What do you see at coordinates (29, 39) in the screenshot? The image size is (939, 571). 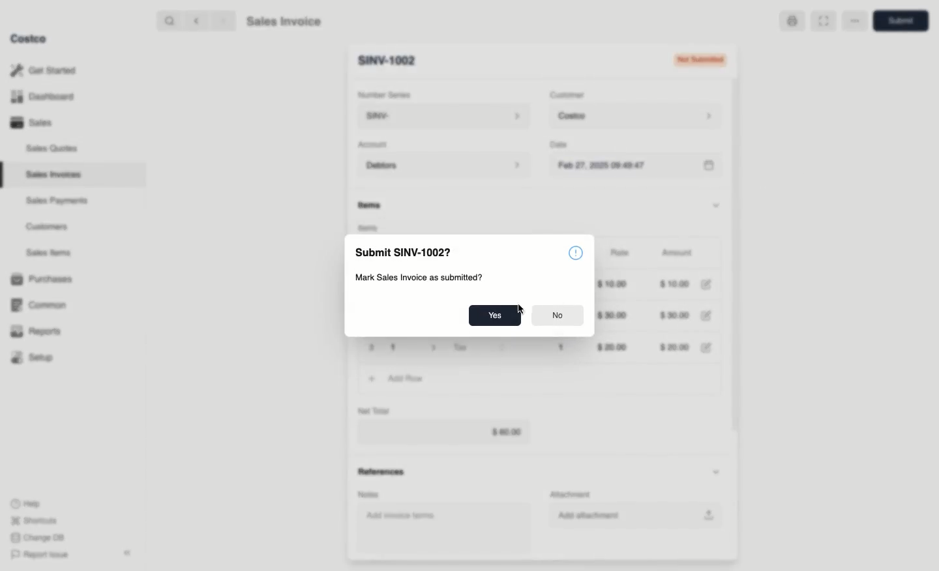 I see `Costco` at bounding box center [29, 39].